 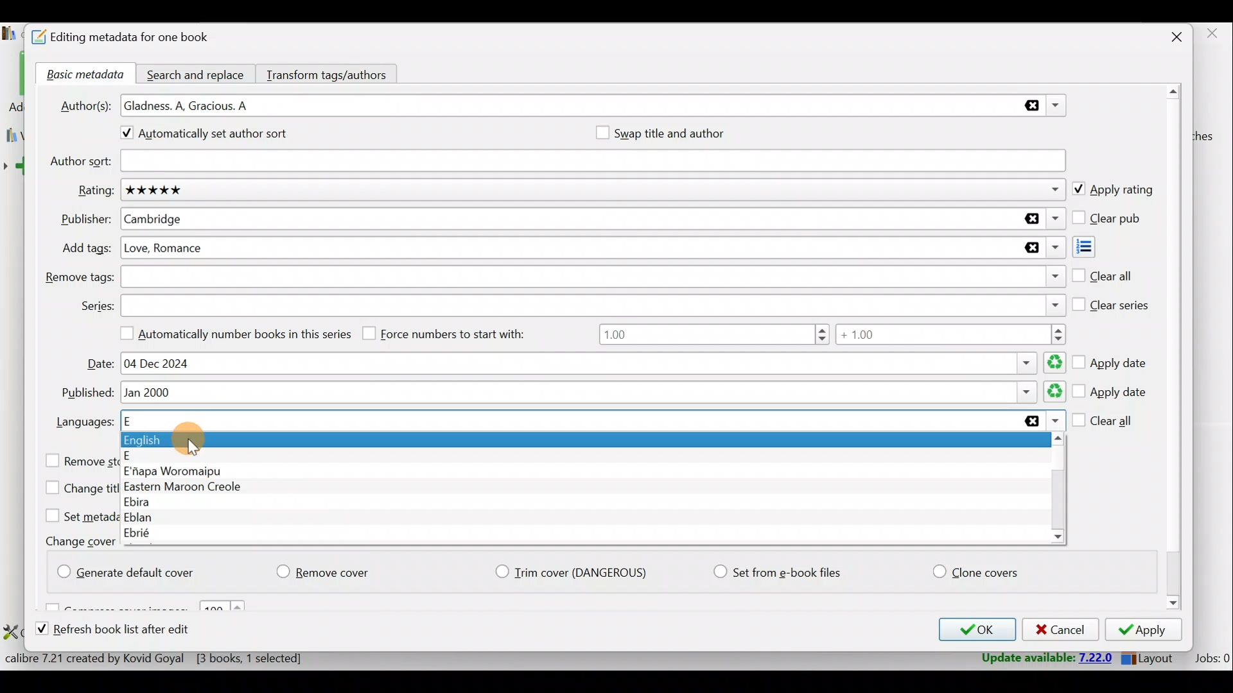 What do you see at coordinates (231, 332) in the screenshot?
I see `Automatically number books in this series` at bounding box center [231, 332].